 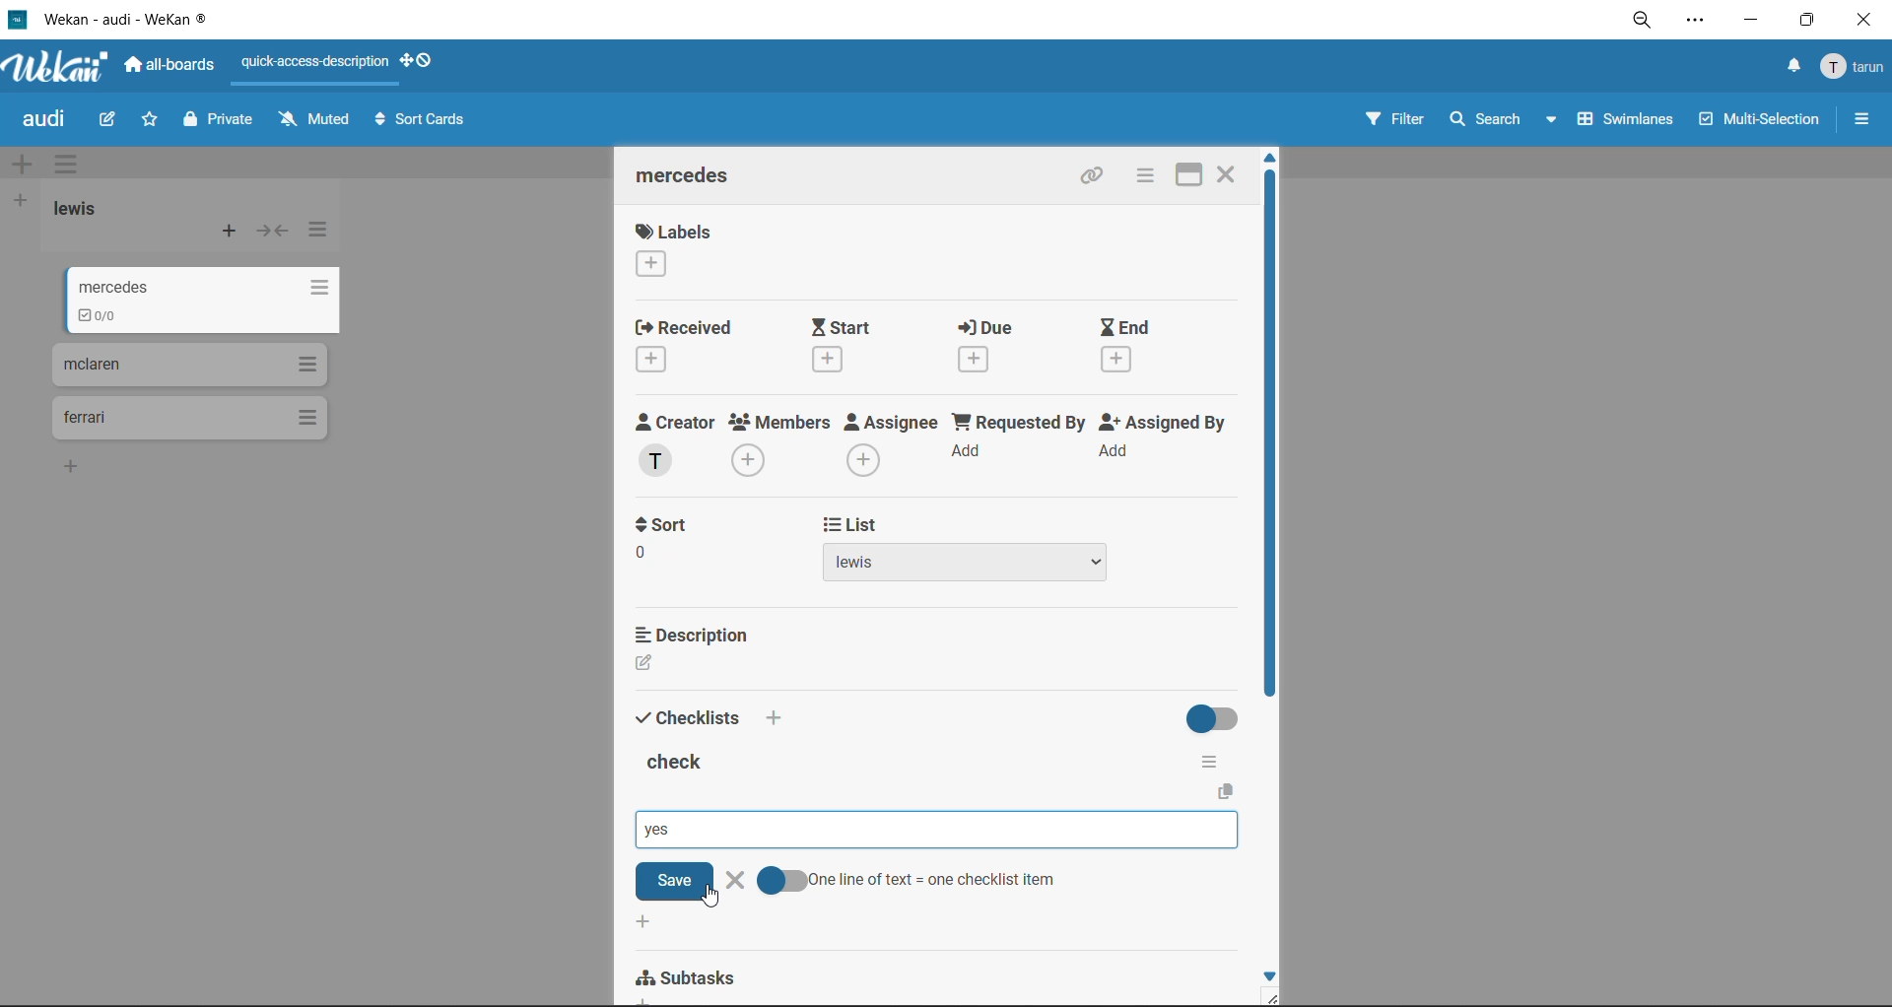 What do you see at coordinates (1209, 758) in the screenshot?
I see `checklist options` at bounding box center [1209, 758].